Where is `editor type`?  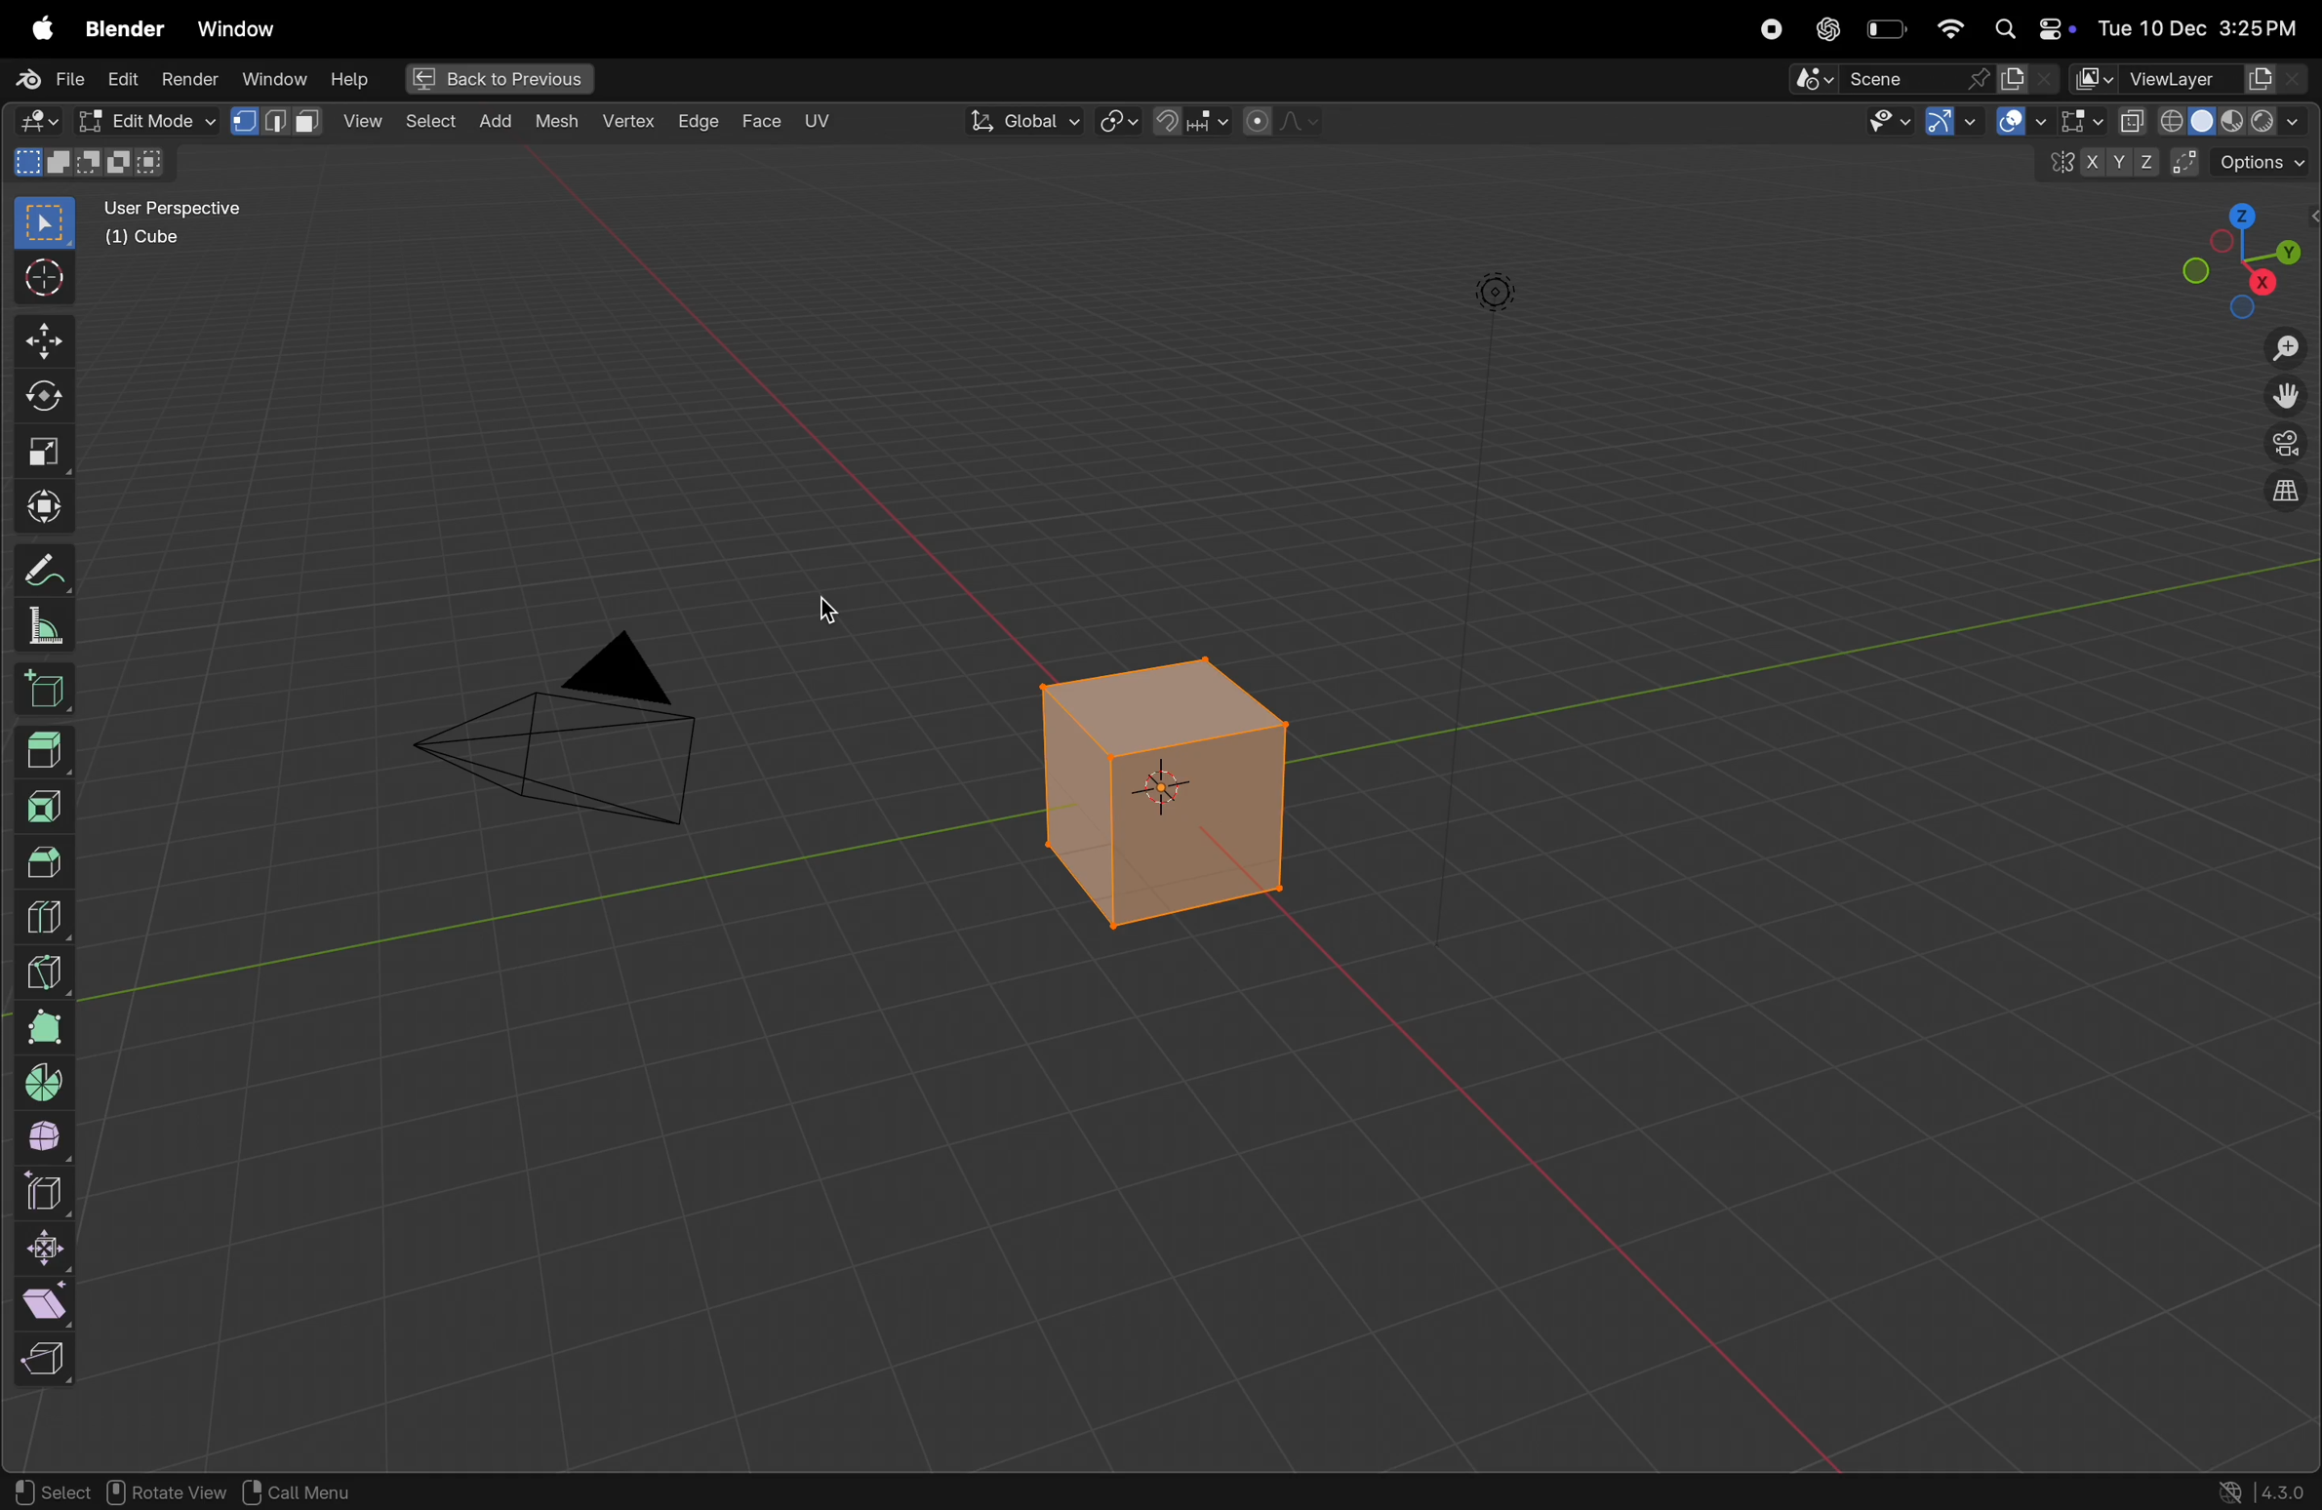 editor type is located at coordinates (32, 122).